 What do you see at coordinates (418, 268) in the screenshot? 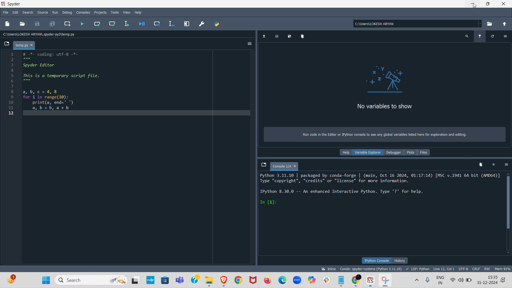
I see `Completions, linting, code folding and symbols status` at bounding box center [418, 268].